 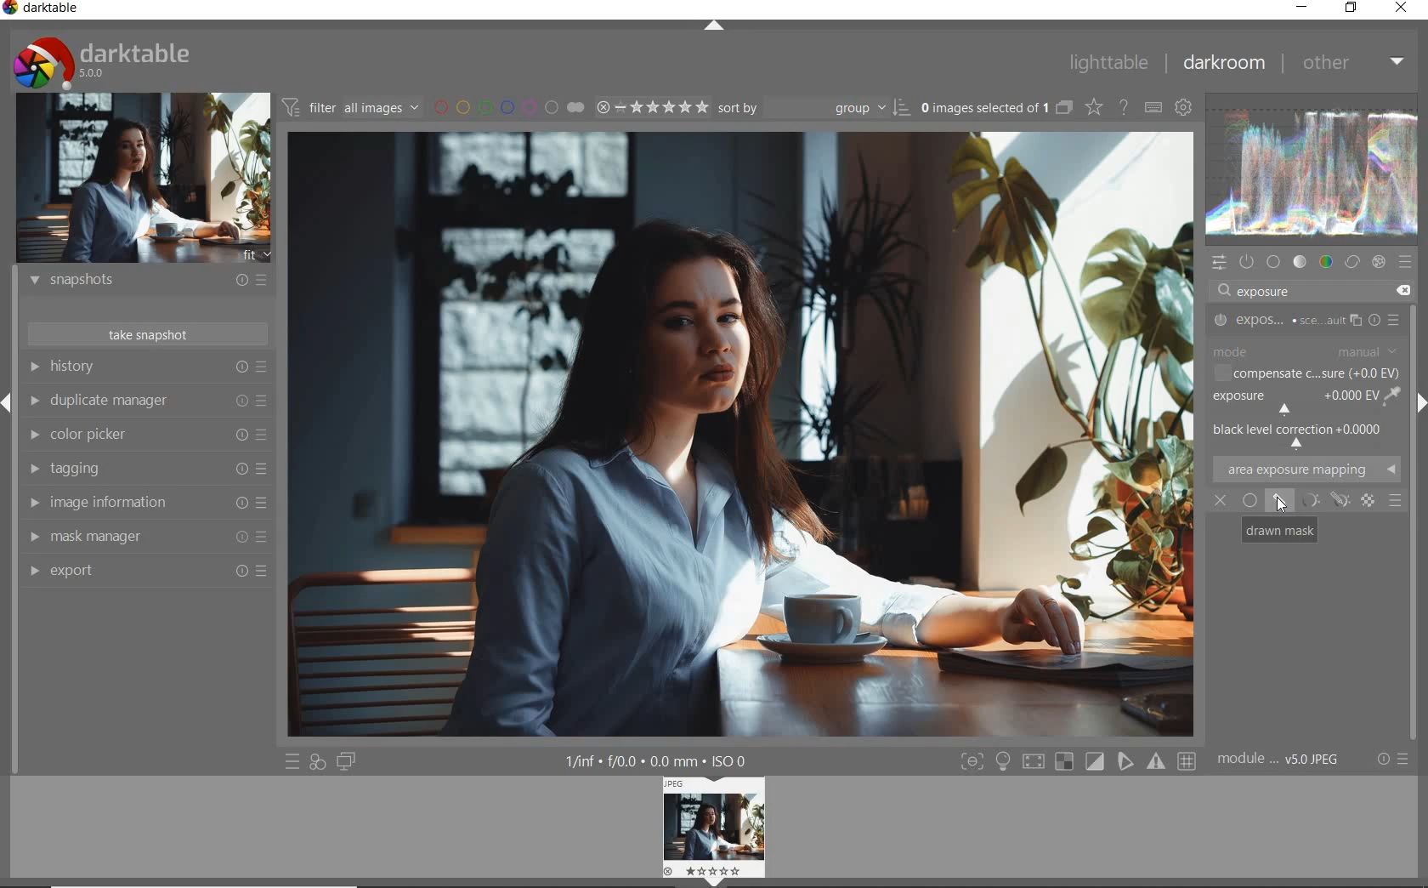 I want to click on color picker, so click(x=149, y=435).